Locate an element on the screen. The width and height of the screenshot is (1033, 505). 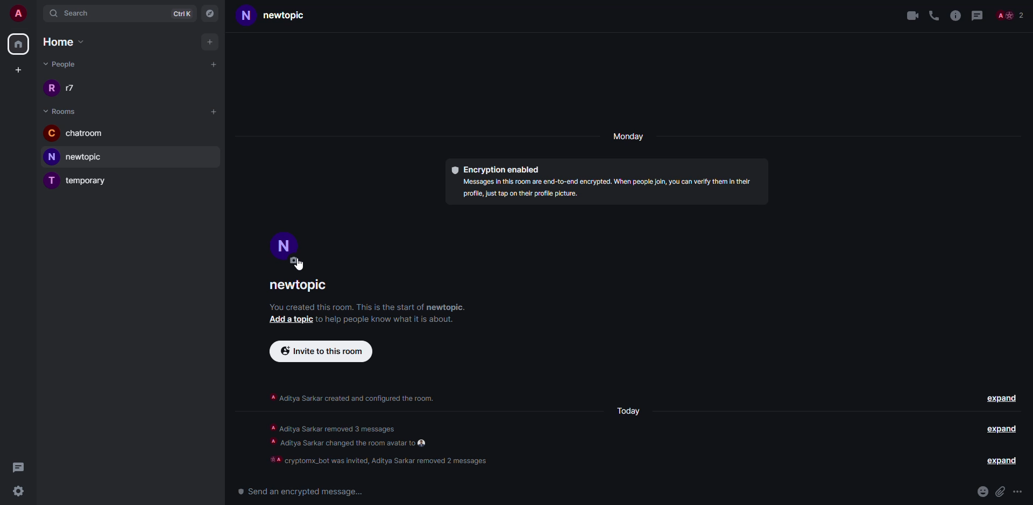
r7 is located at coordinates (63, 88).